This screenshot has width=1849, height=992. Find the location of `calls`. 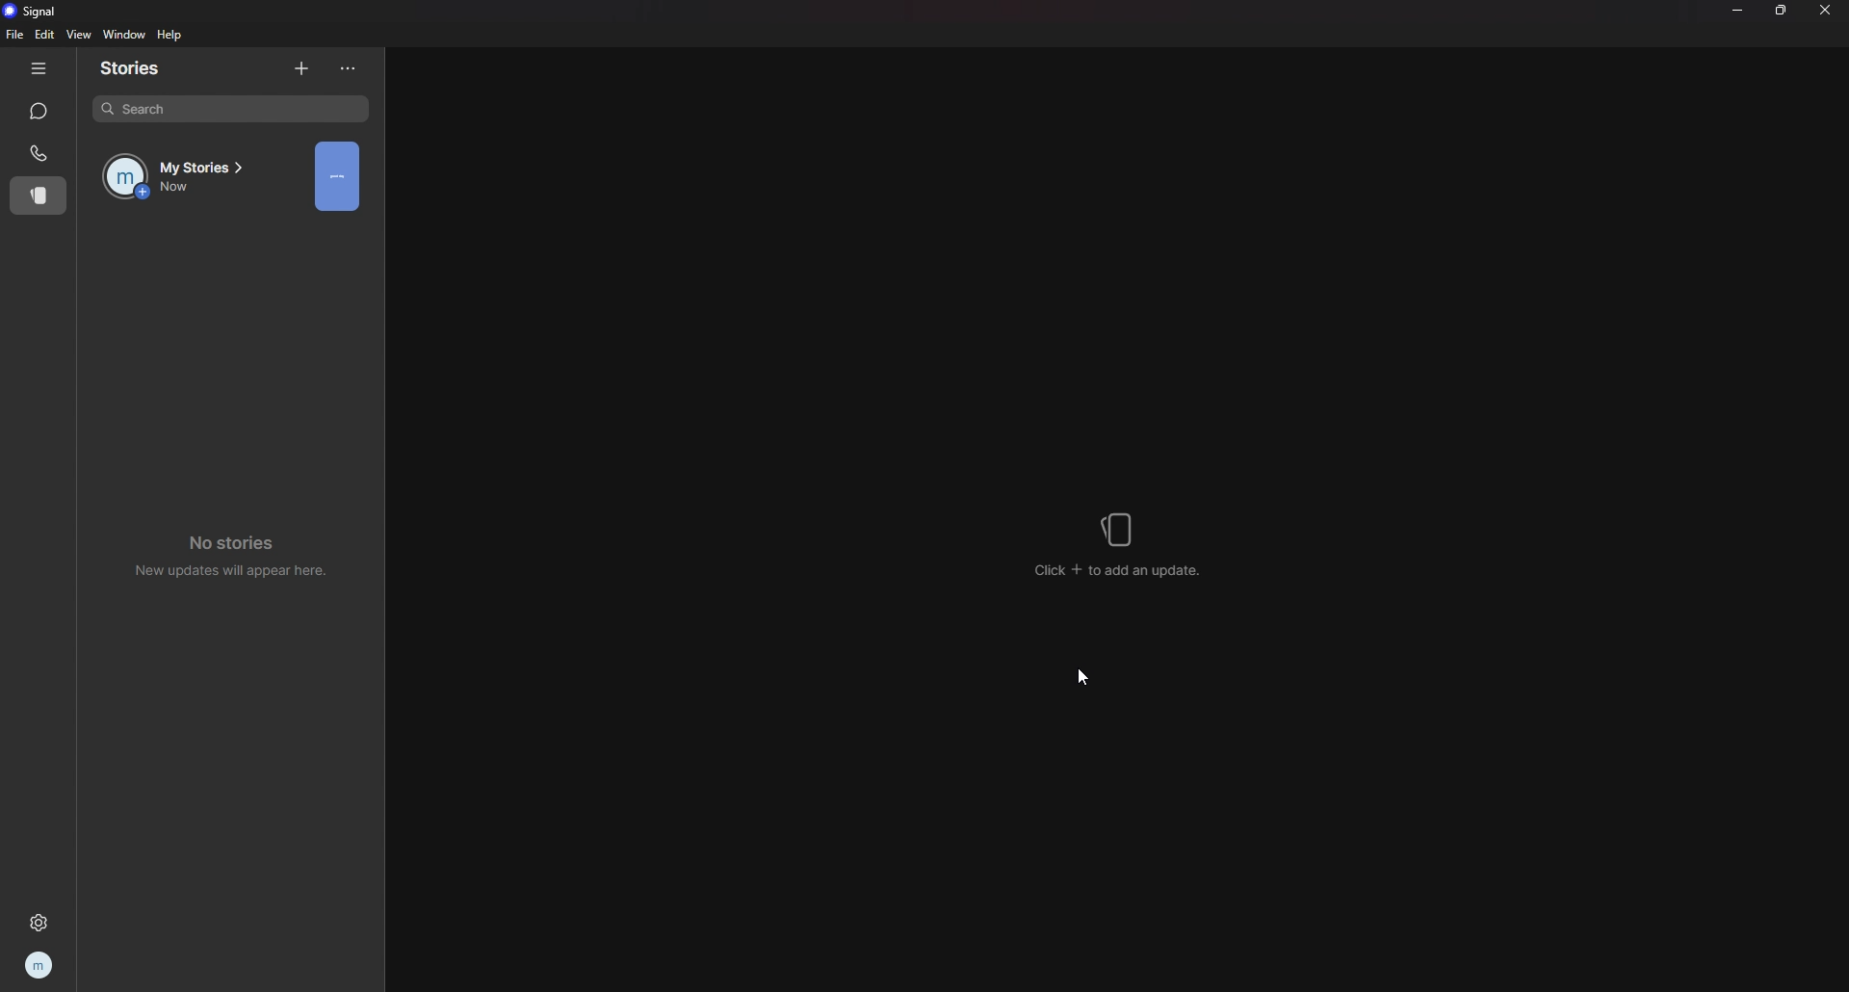

calls is located at coordinates (39, 152).